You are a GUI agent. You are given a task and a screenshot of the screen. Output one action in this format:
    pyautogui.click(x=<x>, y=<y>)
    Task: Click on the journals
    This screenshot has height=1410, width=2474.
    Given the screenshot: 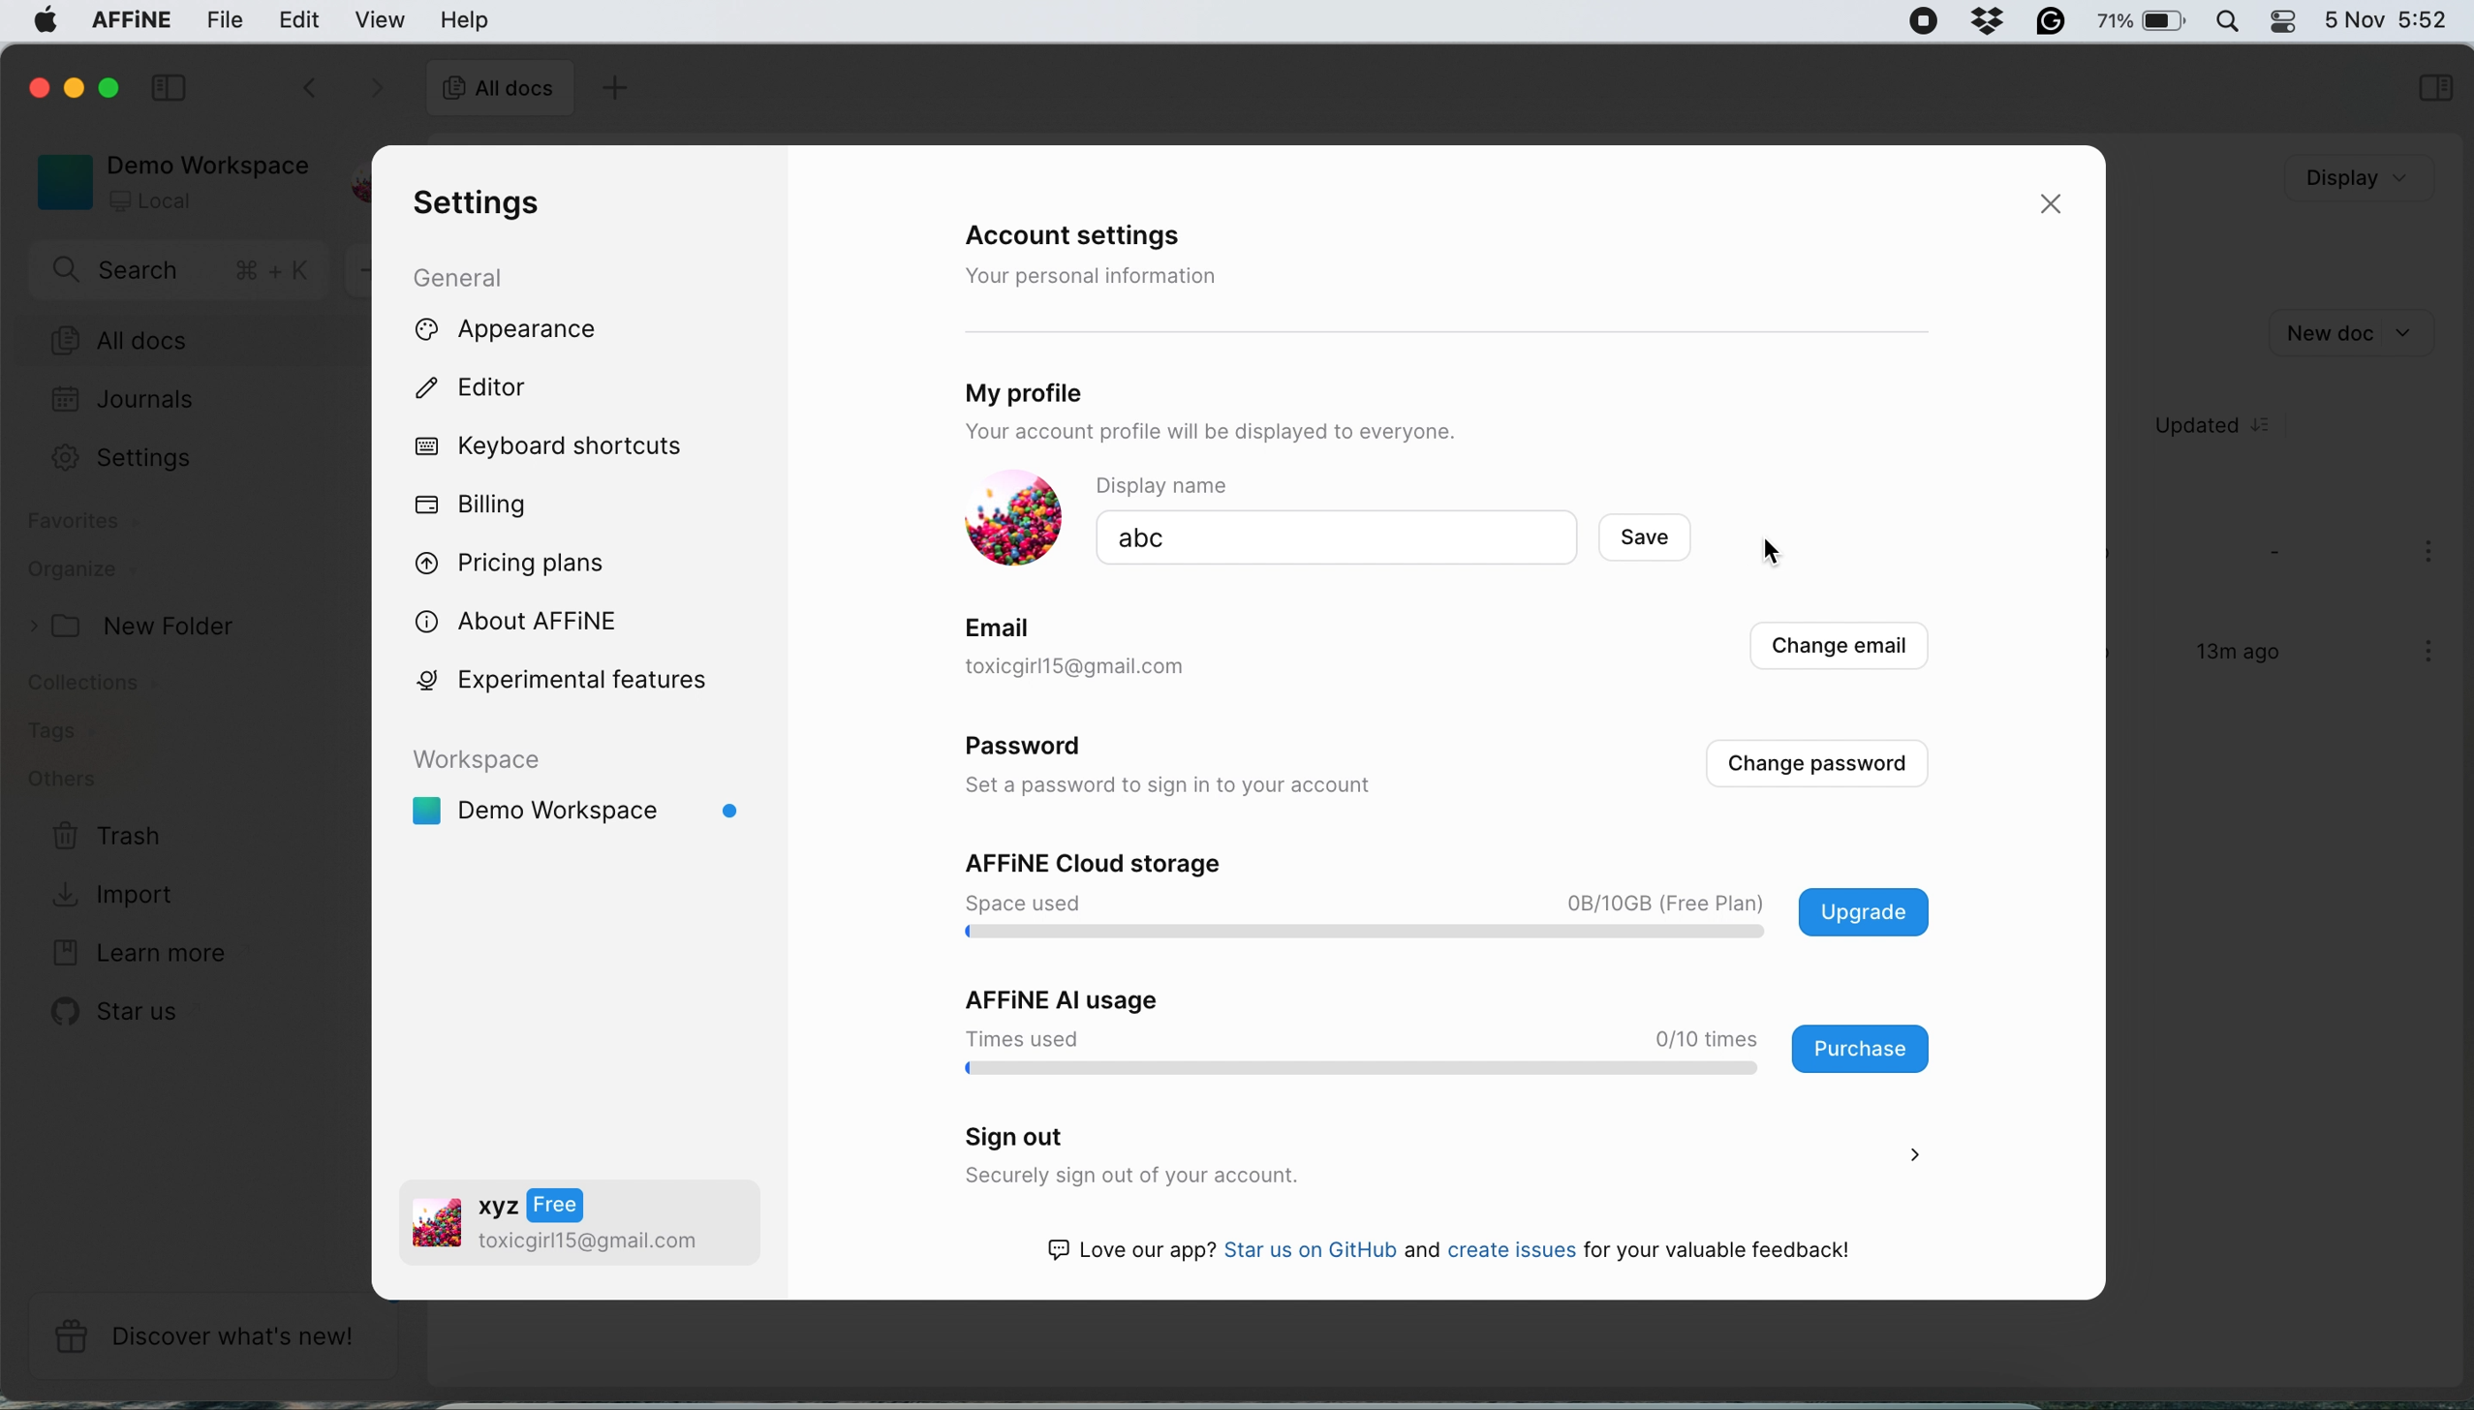 What is the action you would take?
    pyautogui.click(x=123, y=402)
    